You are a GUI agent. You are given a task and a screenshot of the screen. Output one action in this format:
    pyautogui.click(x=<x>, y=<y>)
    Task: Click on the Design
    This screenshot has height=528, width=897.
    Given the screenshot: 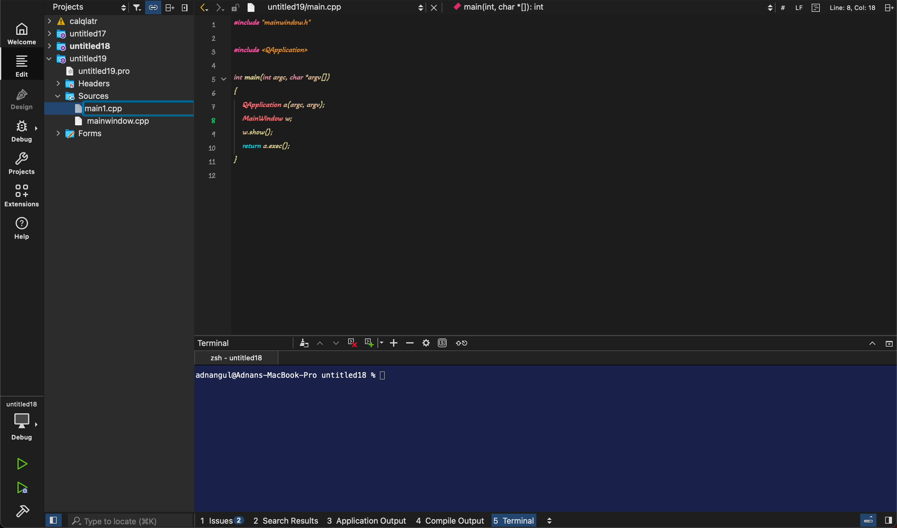 What is the action you would take?
    pyautogui.click(x=28, y=102)
    